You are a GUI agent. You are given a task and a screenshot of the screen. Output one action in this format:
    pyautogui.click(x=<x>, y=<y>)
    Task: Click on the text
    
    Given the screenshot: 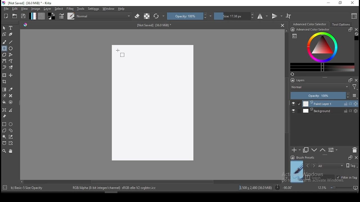 What is the action you would take?
    pyautogui.click(x=116, y=187)
    